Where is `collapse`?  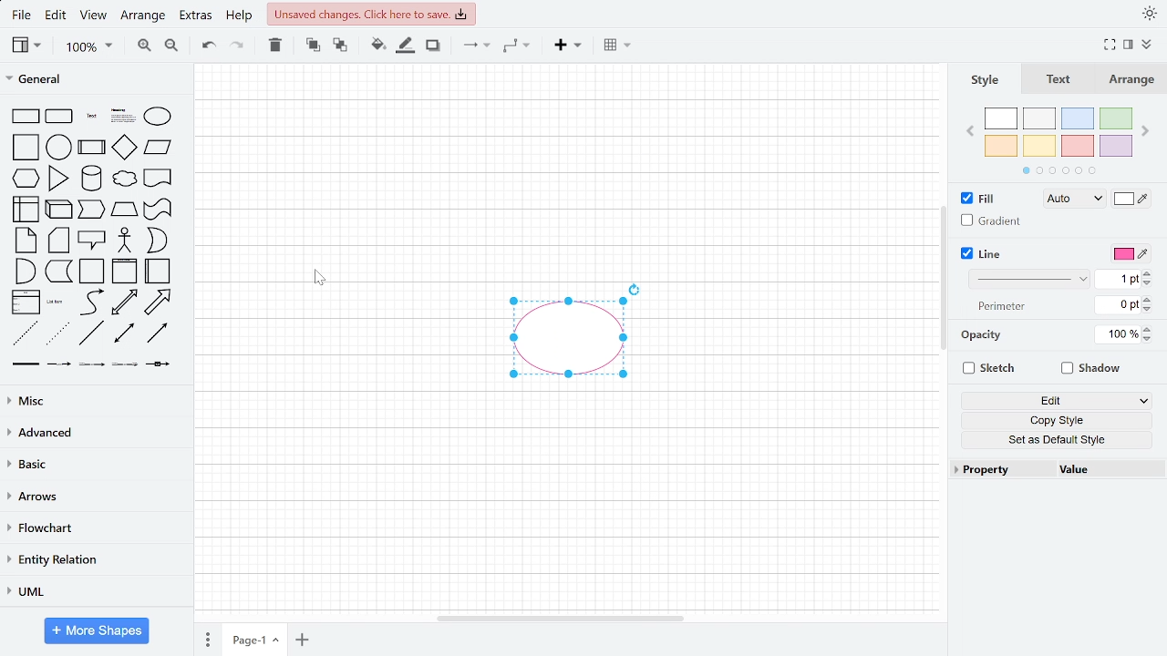
collapse is located at coordinates (1147, 45).